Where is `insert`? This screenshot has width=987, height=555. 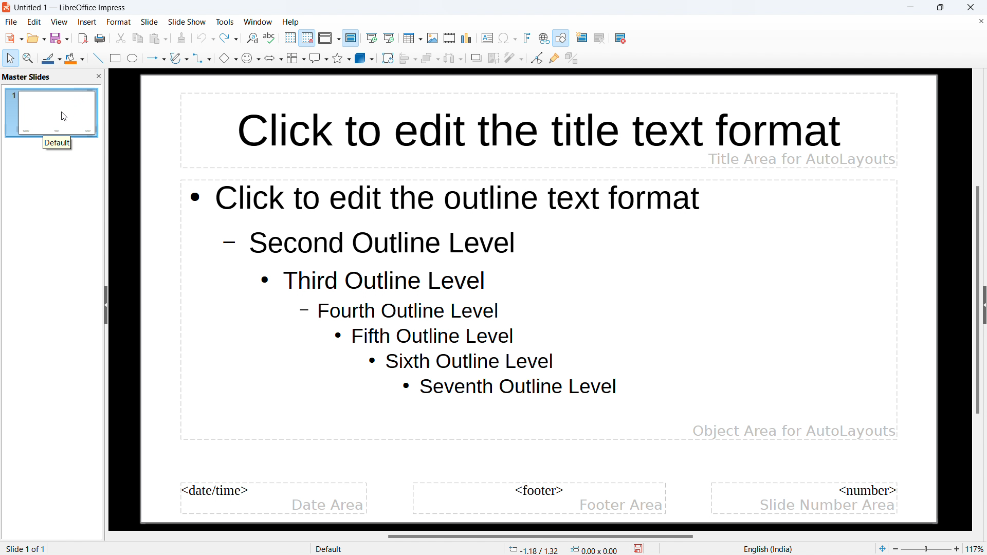
insert is located at coordinates (87, 22).